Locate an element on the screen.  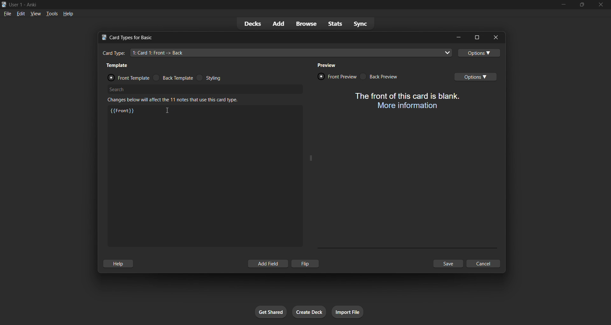
back preview is located at coordinates (383, 77).